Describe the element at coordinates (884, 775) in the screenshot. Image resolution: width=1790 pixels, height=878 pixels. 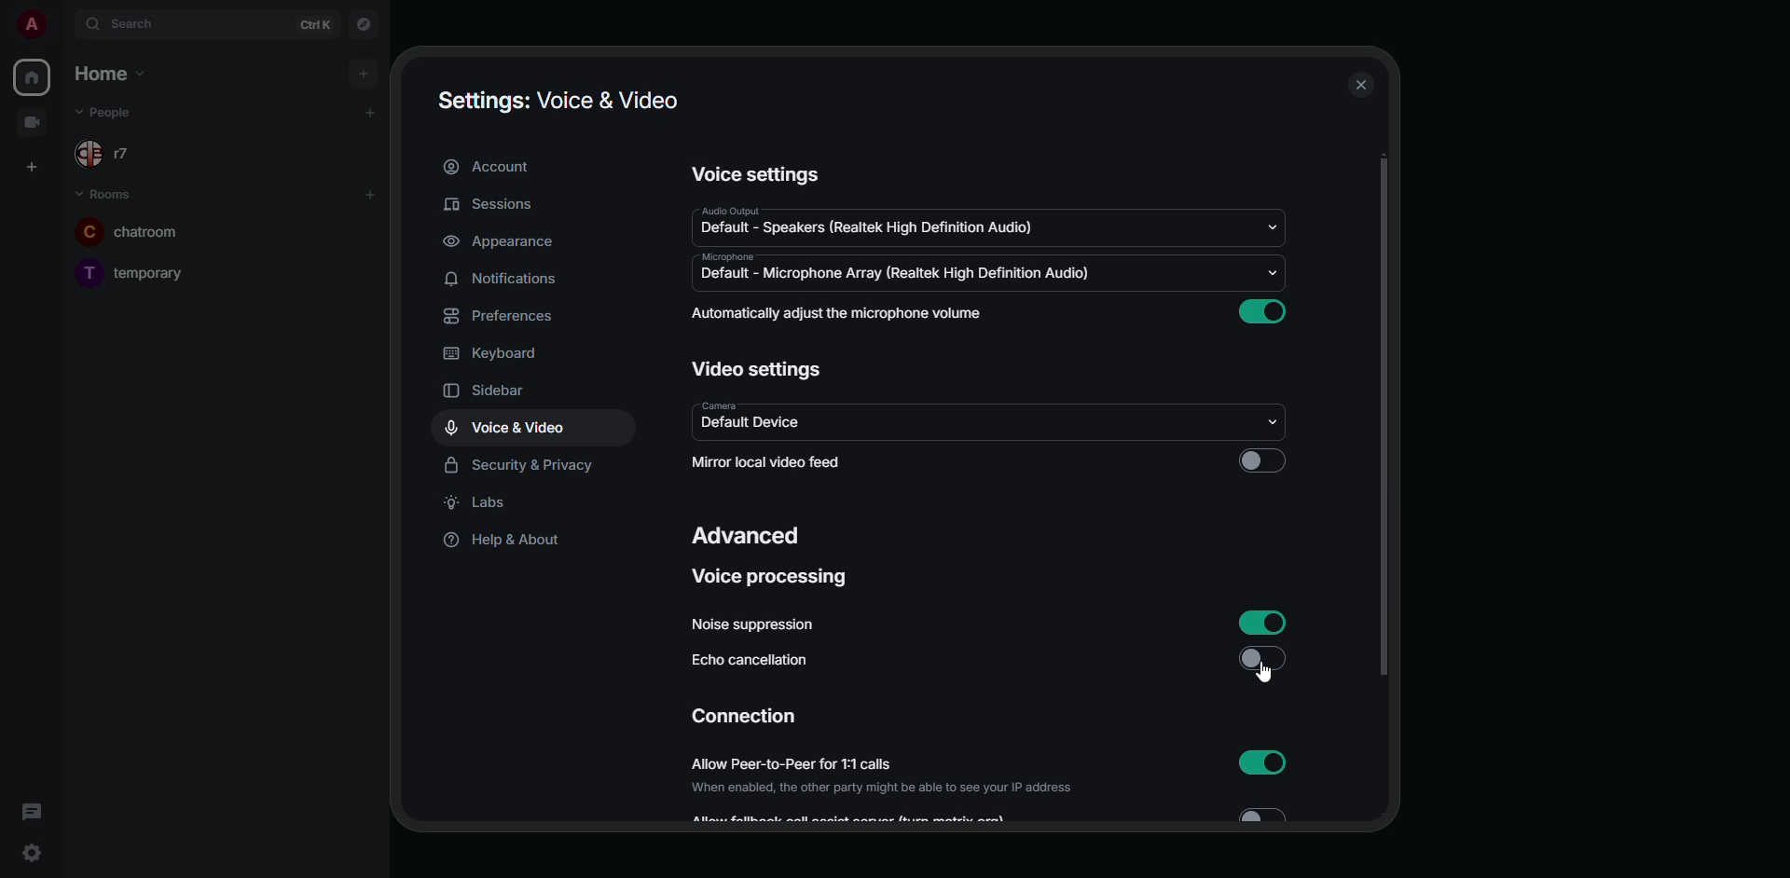
I see `allow peer-to-peer for 1:1 calls` at that location.